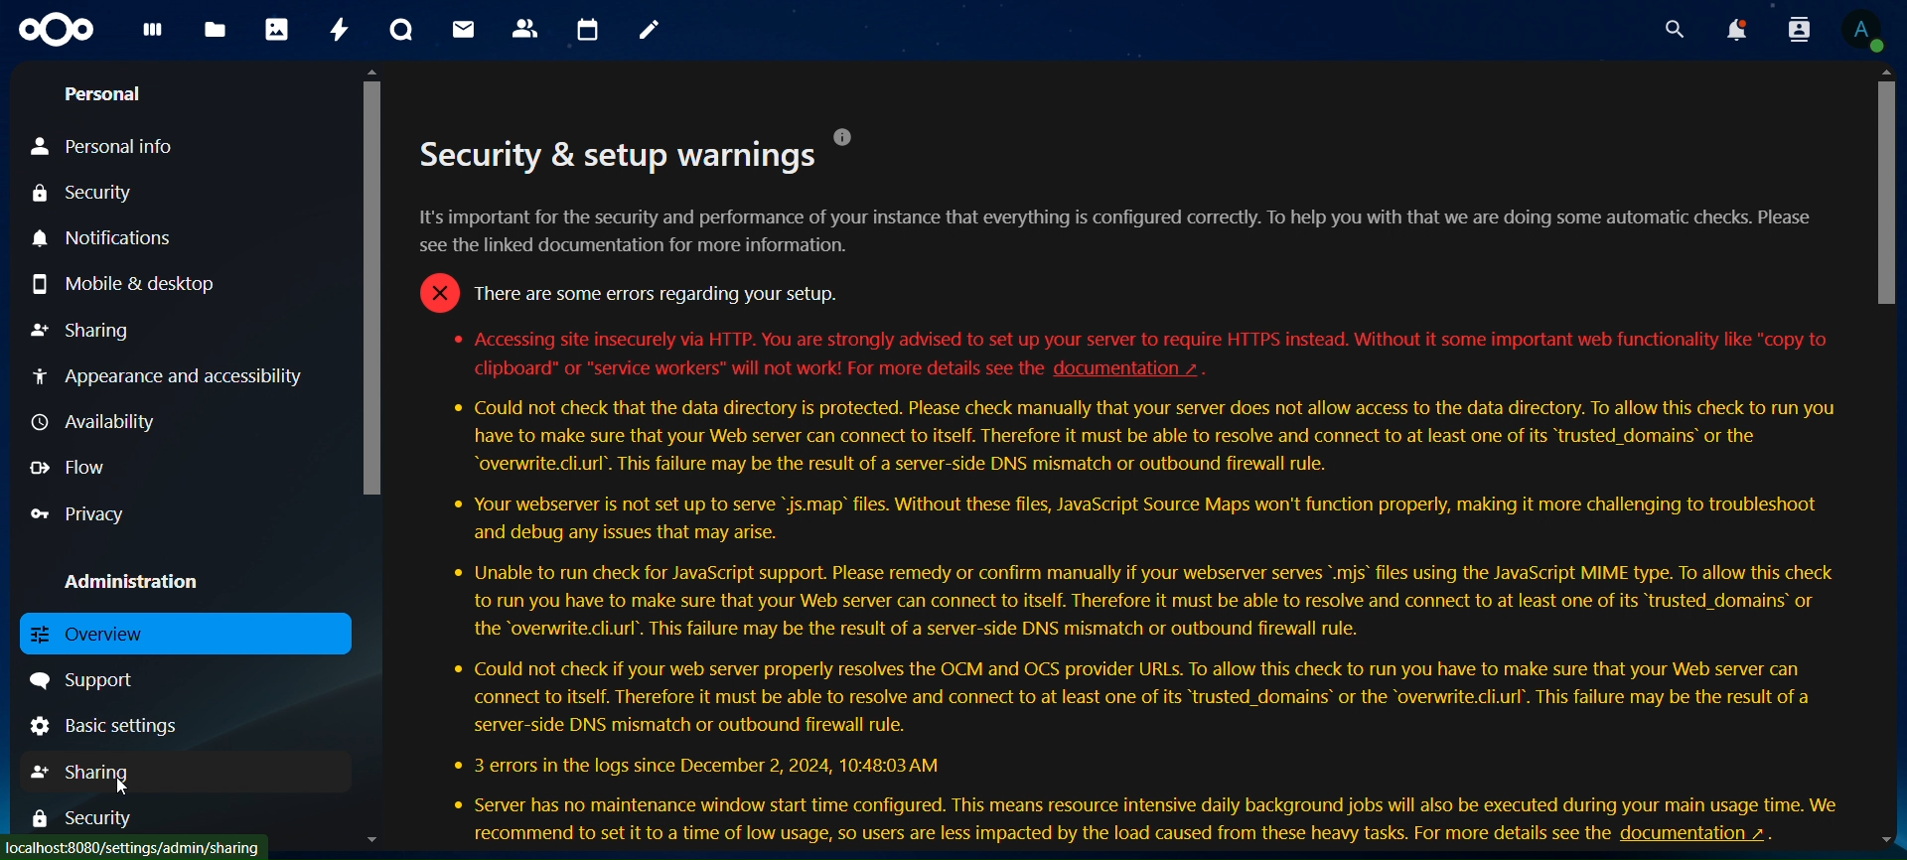 The image size is (1907, 860). Describe the element at coordinates (588, 28) in the screenshot. I see `calendar` at that location.